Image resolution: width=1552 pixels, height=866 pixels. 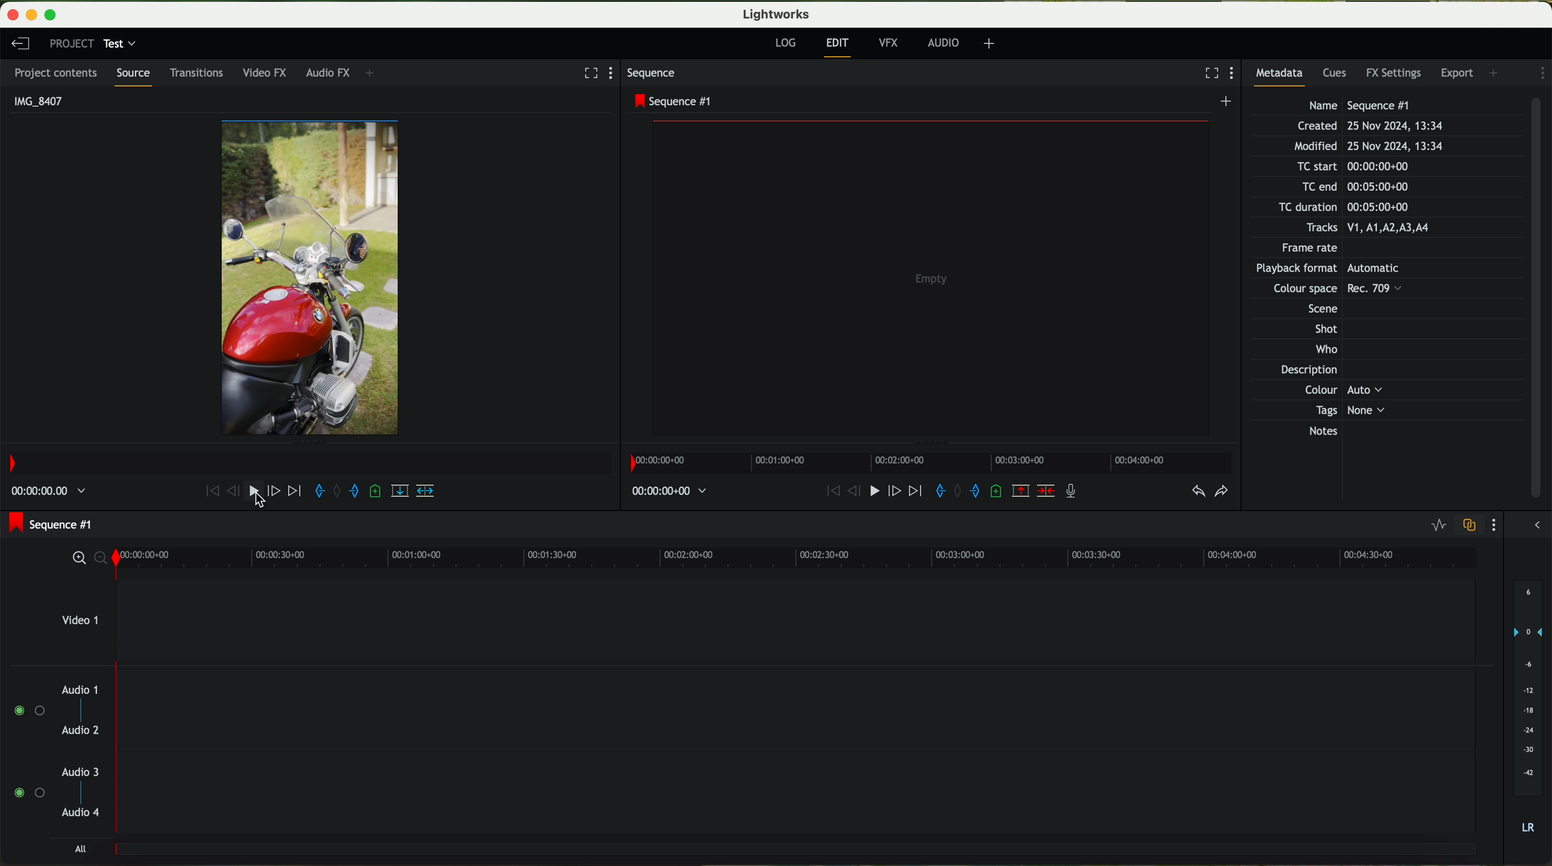 What do you see at coordinates (374, 74) in the screenshot?
I see `+` at bounding box center [374, 74].